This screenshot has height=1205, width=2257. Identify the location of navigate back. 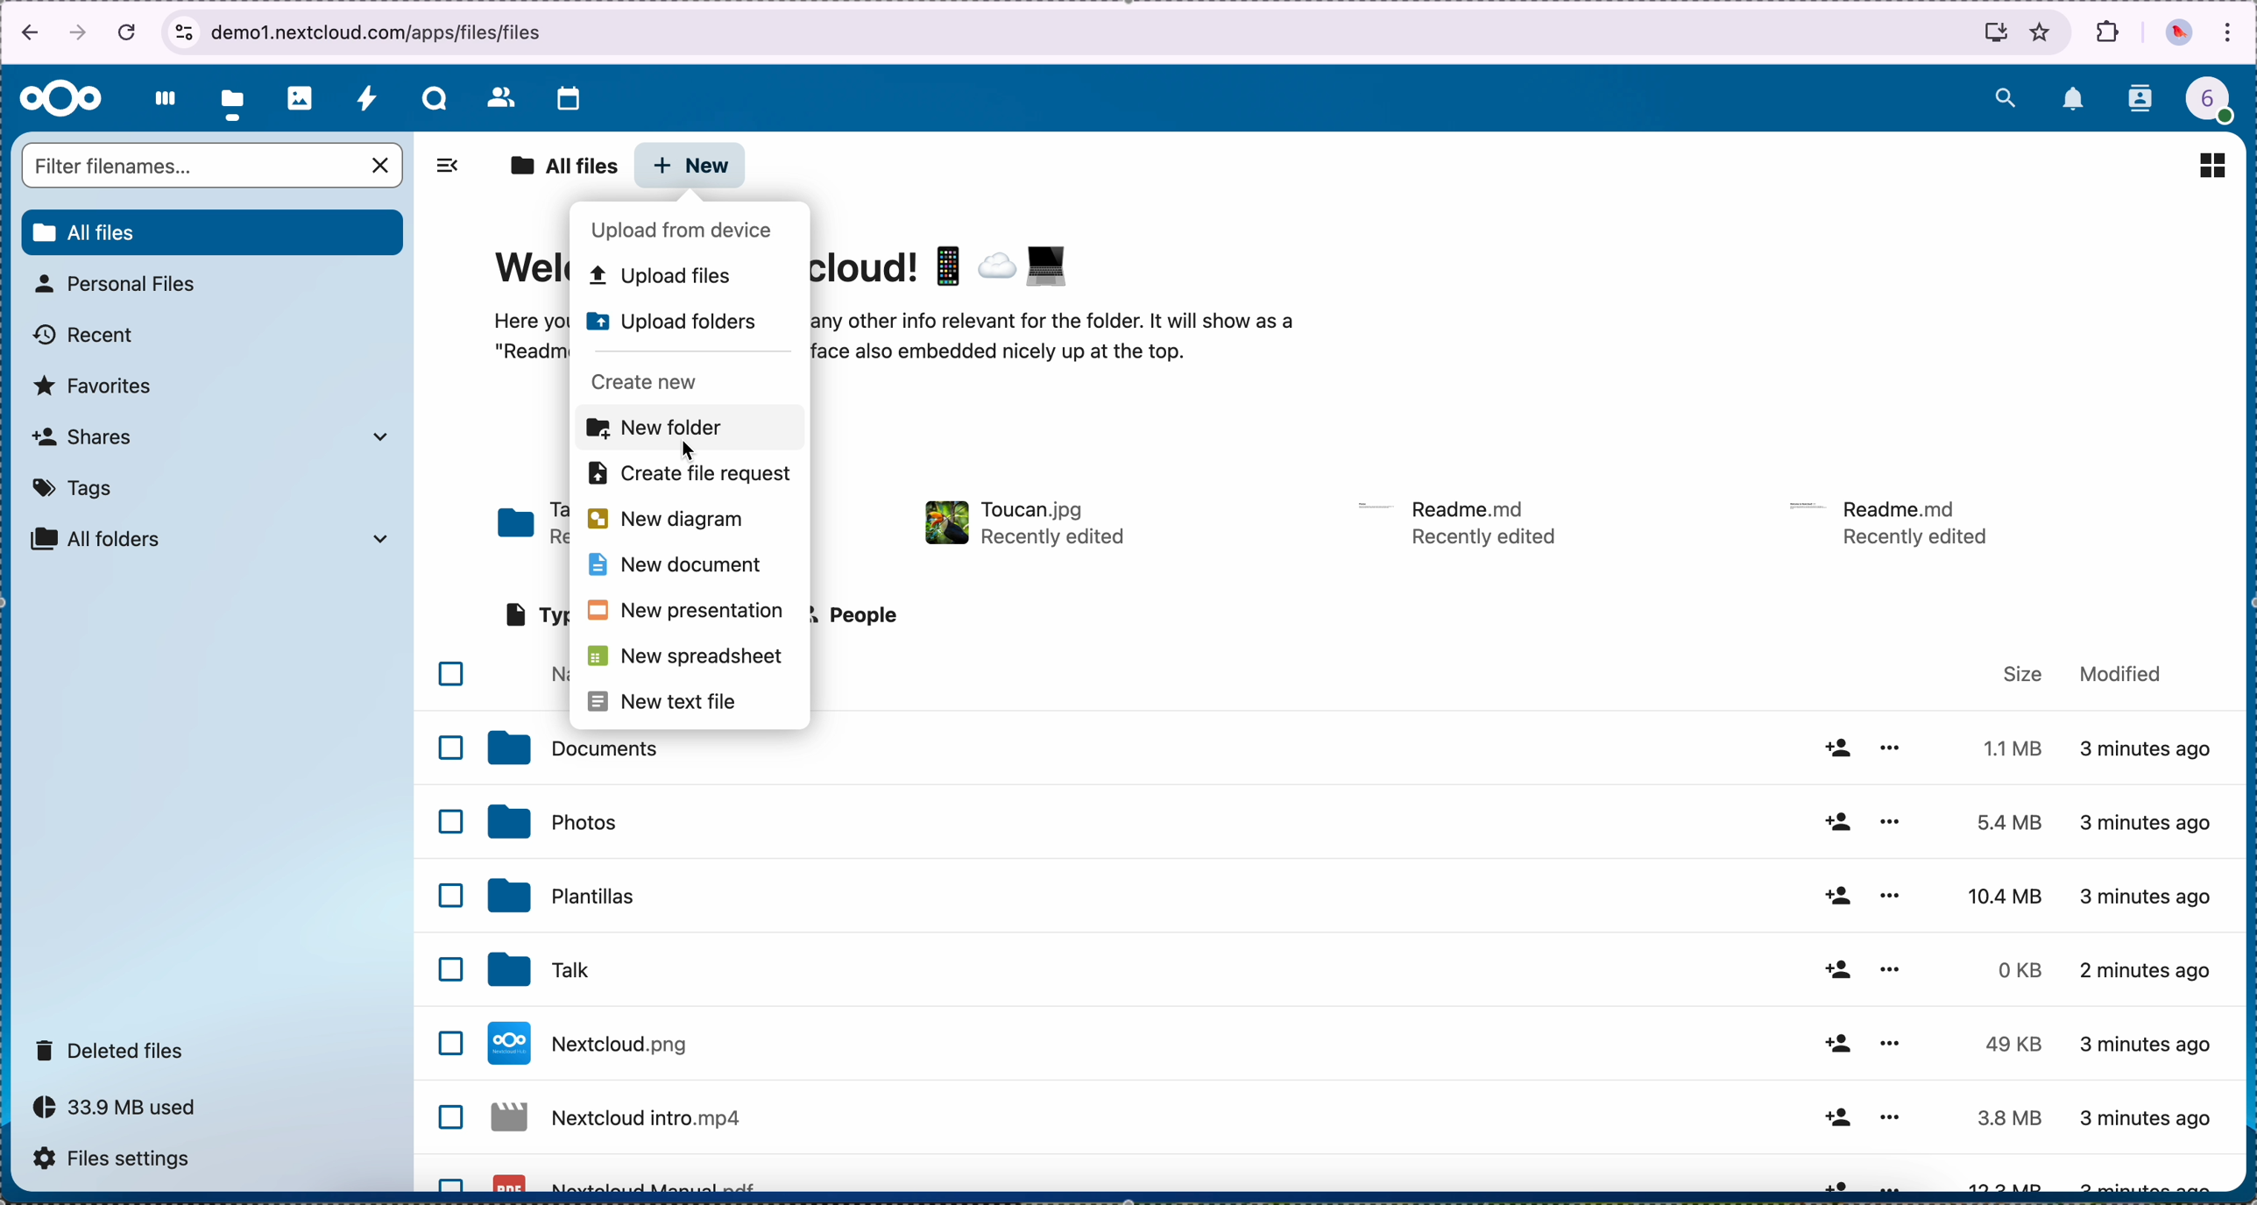
(24, 36).